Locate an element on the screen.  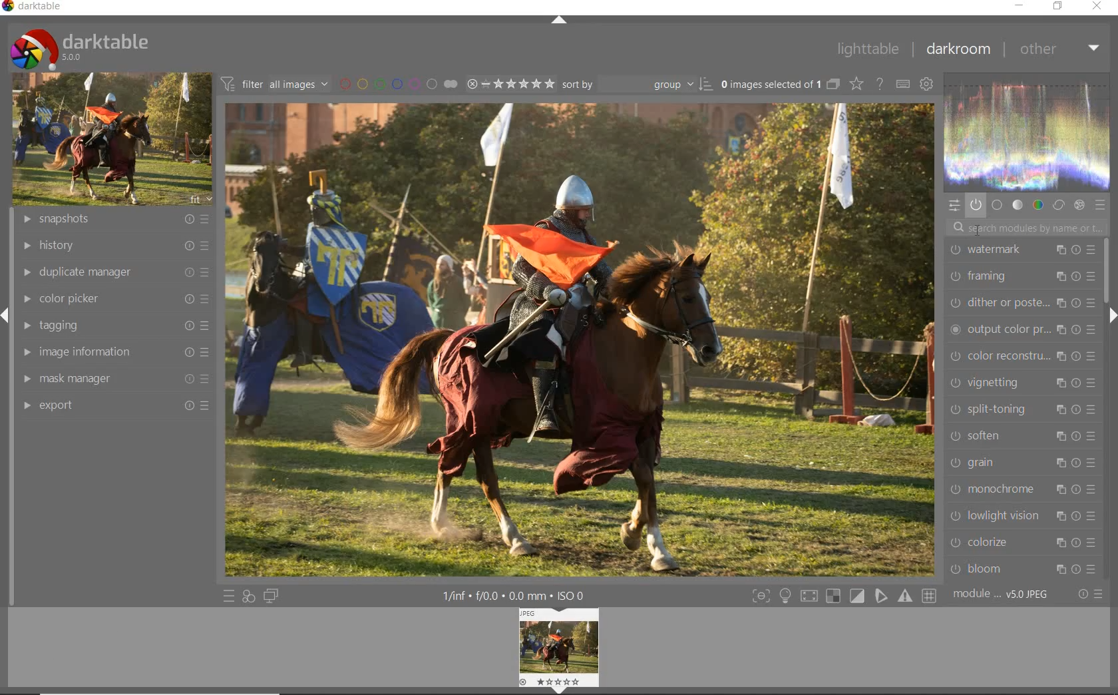
dither or paste is located at coordinates (1022, 300).